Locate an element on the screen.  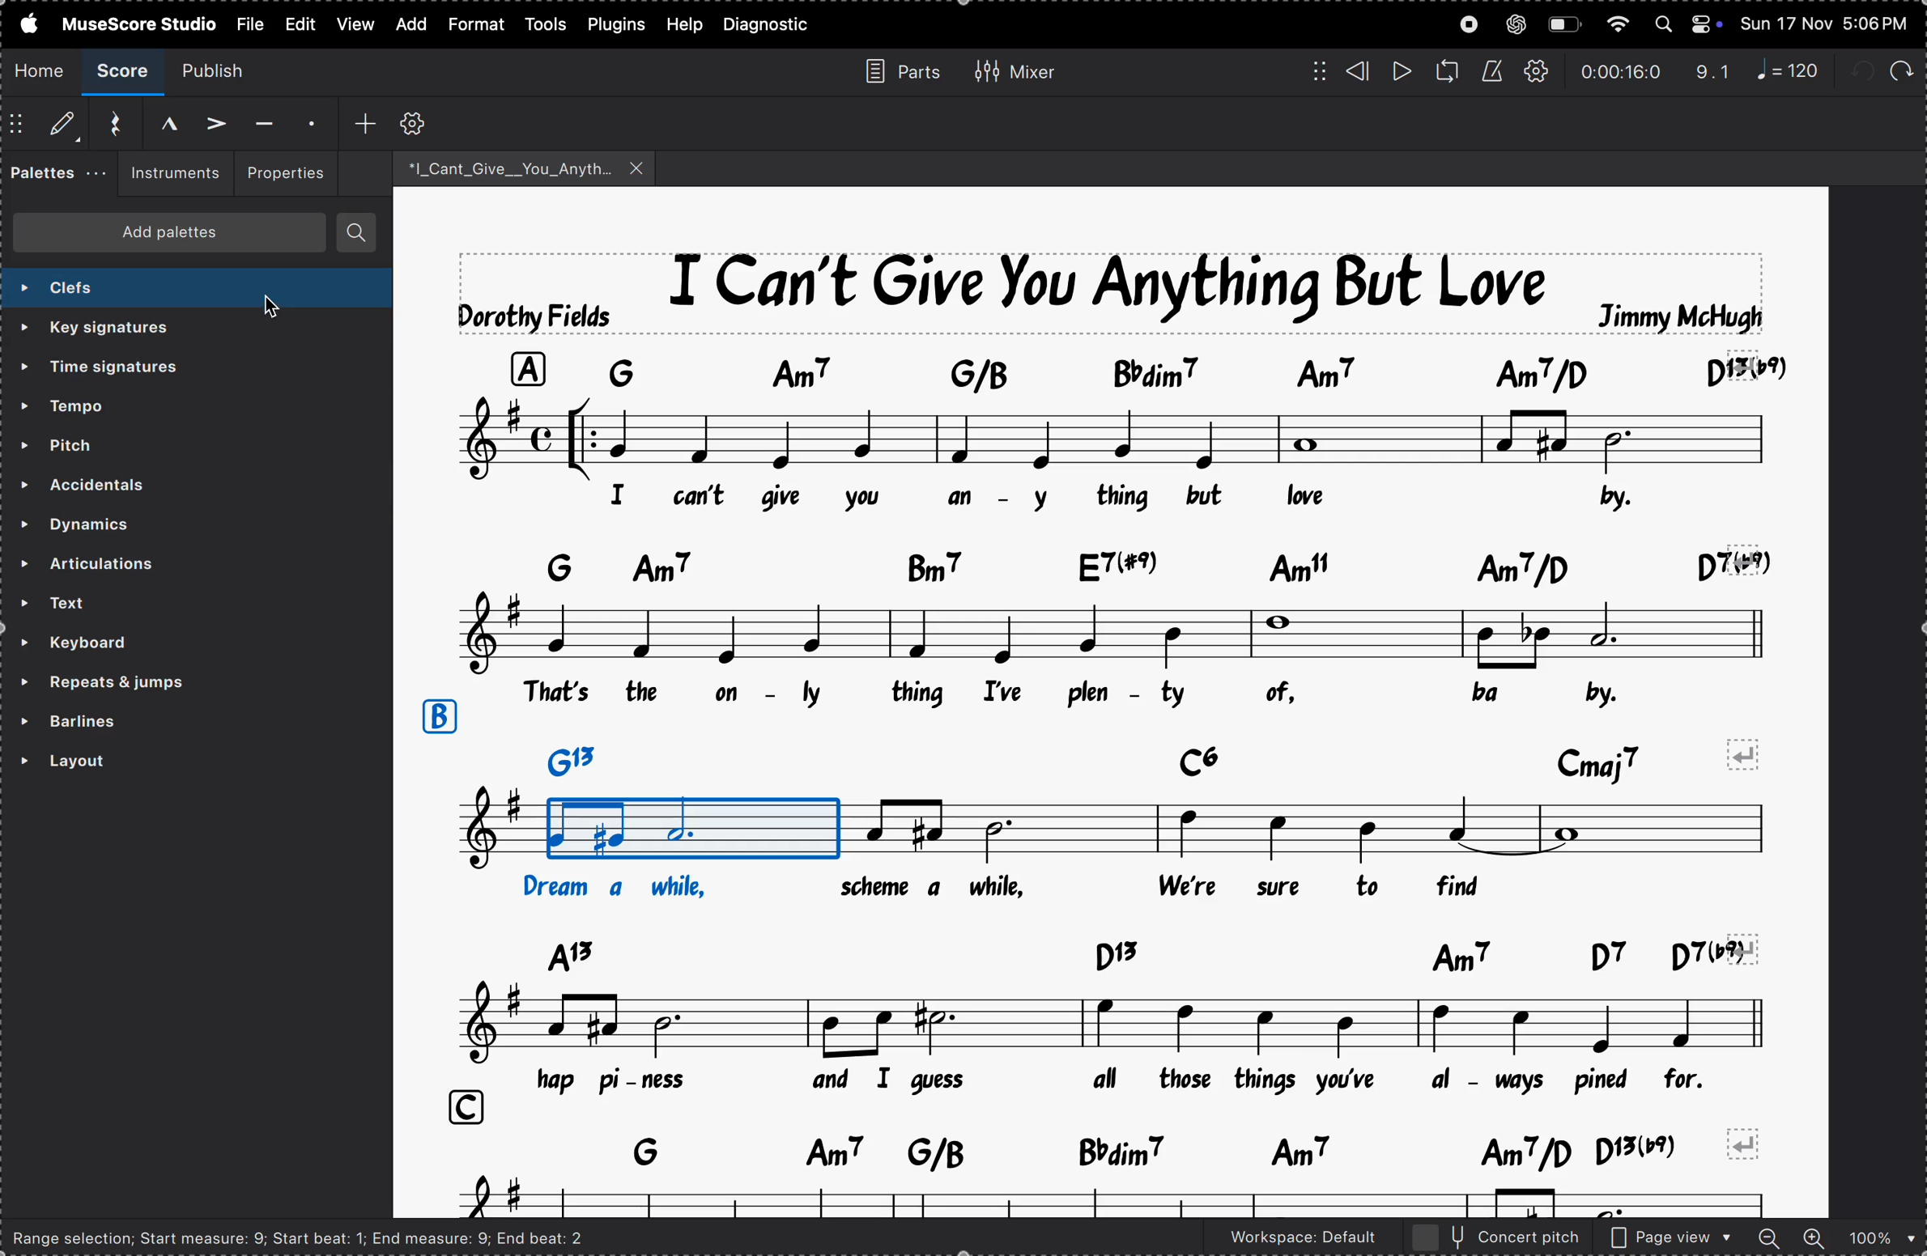
file is located at coordinates (249, 22).